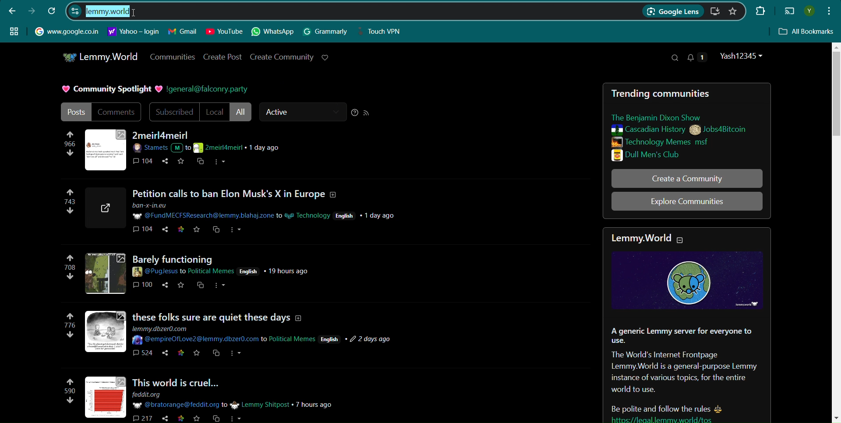 This screenshot has height=423, width=841. I want to click on Touch VPN, so click(382, 32).